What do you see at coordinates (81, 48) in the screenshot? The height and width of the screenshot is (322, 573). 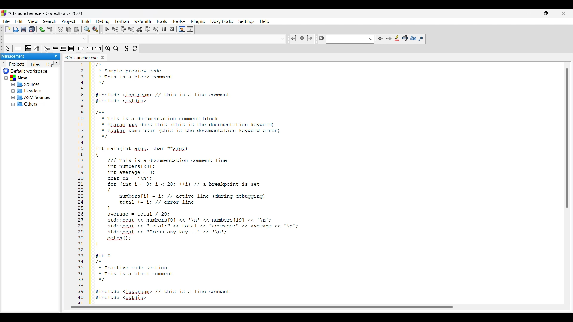 I see `Break instruction` at bounding box center [81, 48].